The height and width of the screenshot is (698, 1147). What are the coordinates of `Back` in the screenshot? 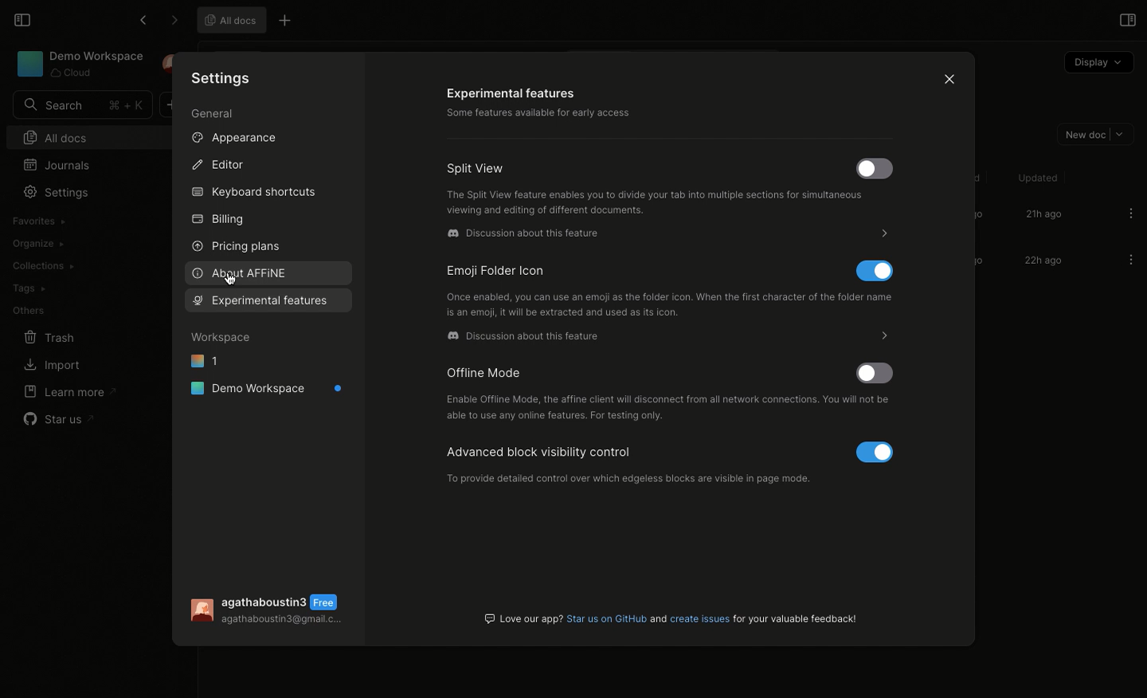 It's located at (143, 20).